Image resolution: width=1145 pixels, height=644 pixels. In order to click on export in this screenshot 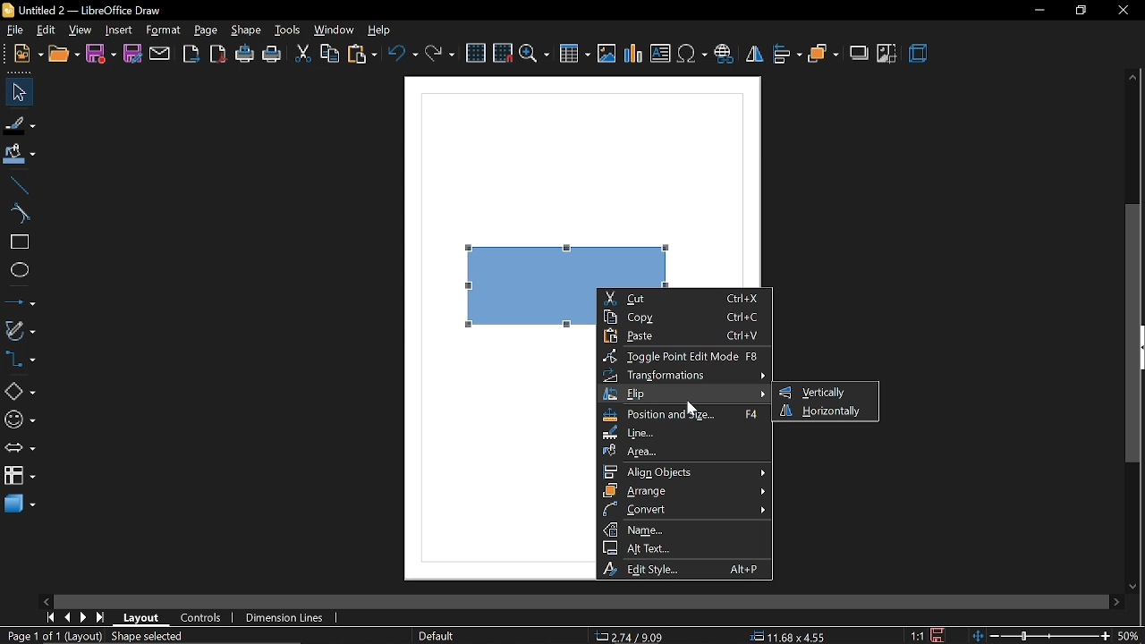, I will do `click(191, 54)`.